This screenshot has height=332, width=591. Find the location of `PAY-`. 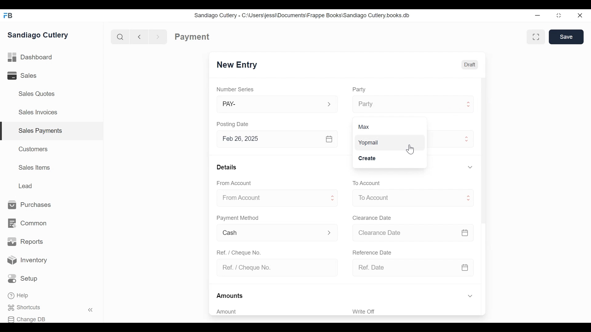

PAY- is located at coordinates (270, 105).